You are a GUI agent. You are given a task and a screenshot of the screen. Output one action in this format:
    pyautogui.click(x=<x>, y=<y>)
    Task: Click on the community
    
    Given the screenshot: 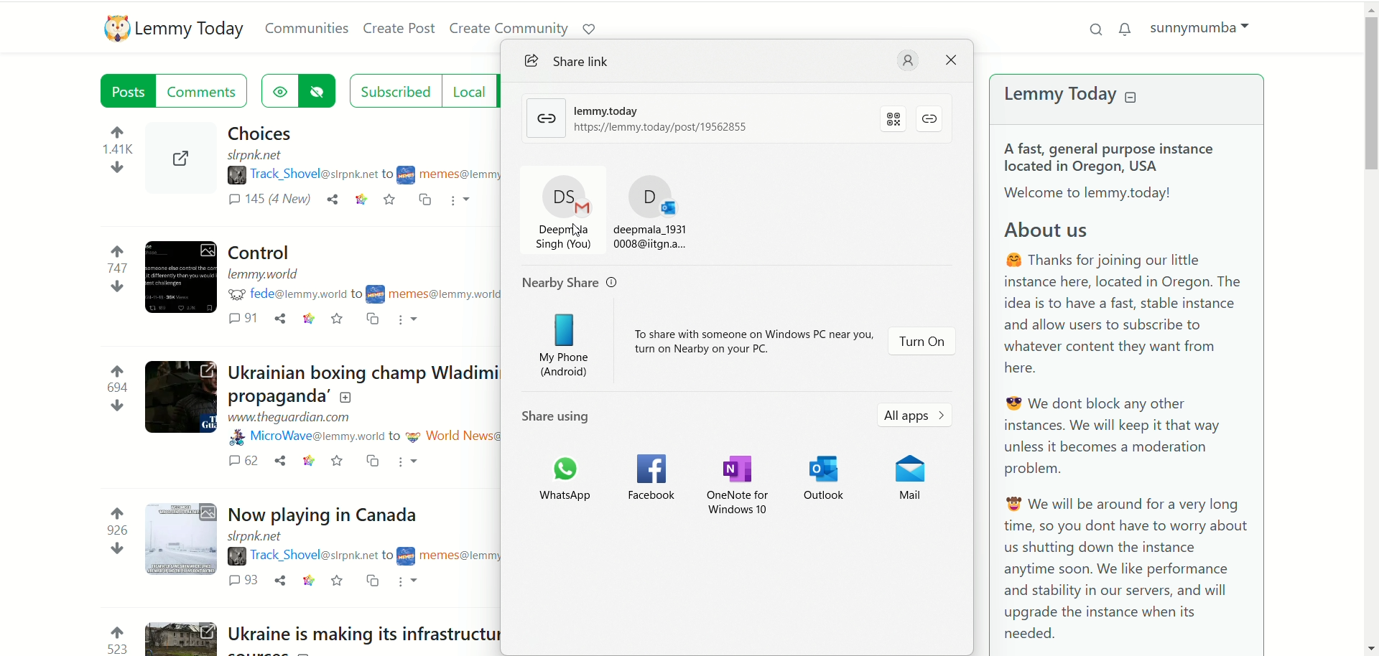 What is the action you would take?
    pyautogui.click(x=452, y=437)
    